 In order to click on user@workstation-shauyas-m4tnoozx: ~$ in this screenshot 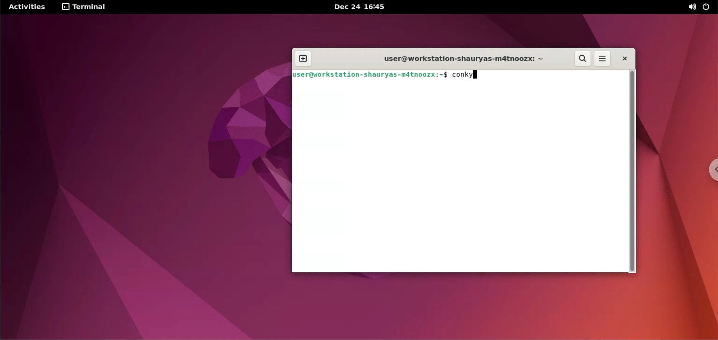, I will do `click(371, 75)`.